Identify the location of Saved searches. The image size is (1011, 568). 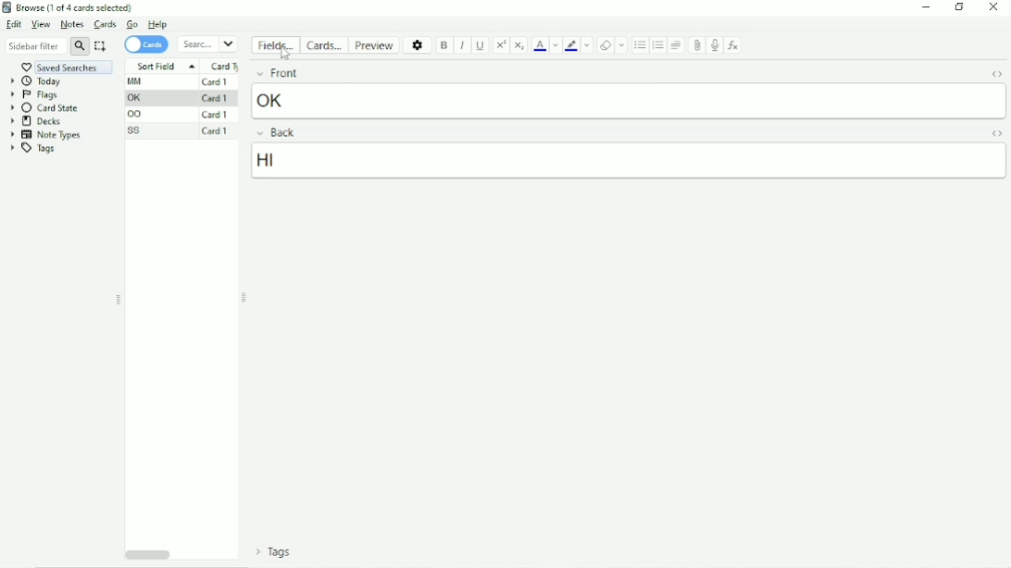
(66, 67).